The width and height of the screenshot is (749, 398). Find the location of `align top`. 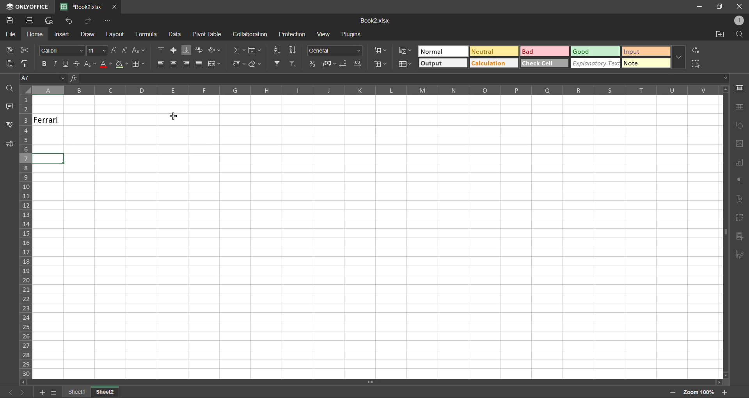

align top is located at coordinates (160, 50).